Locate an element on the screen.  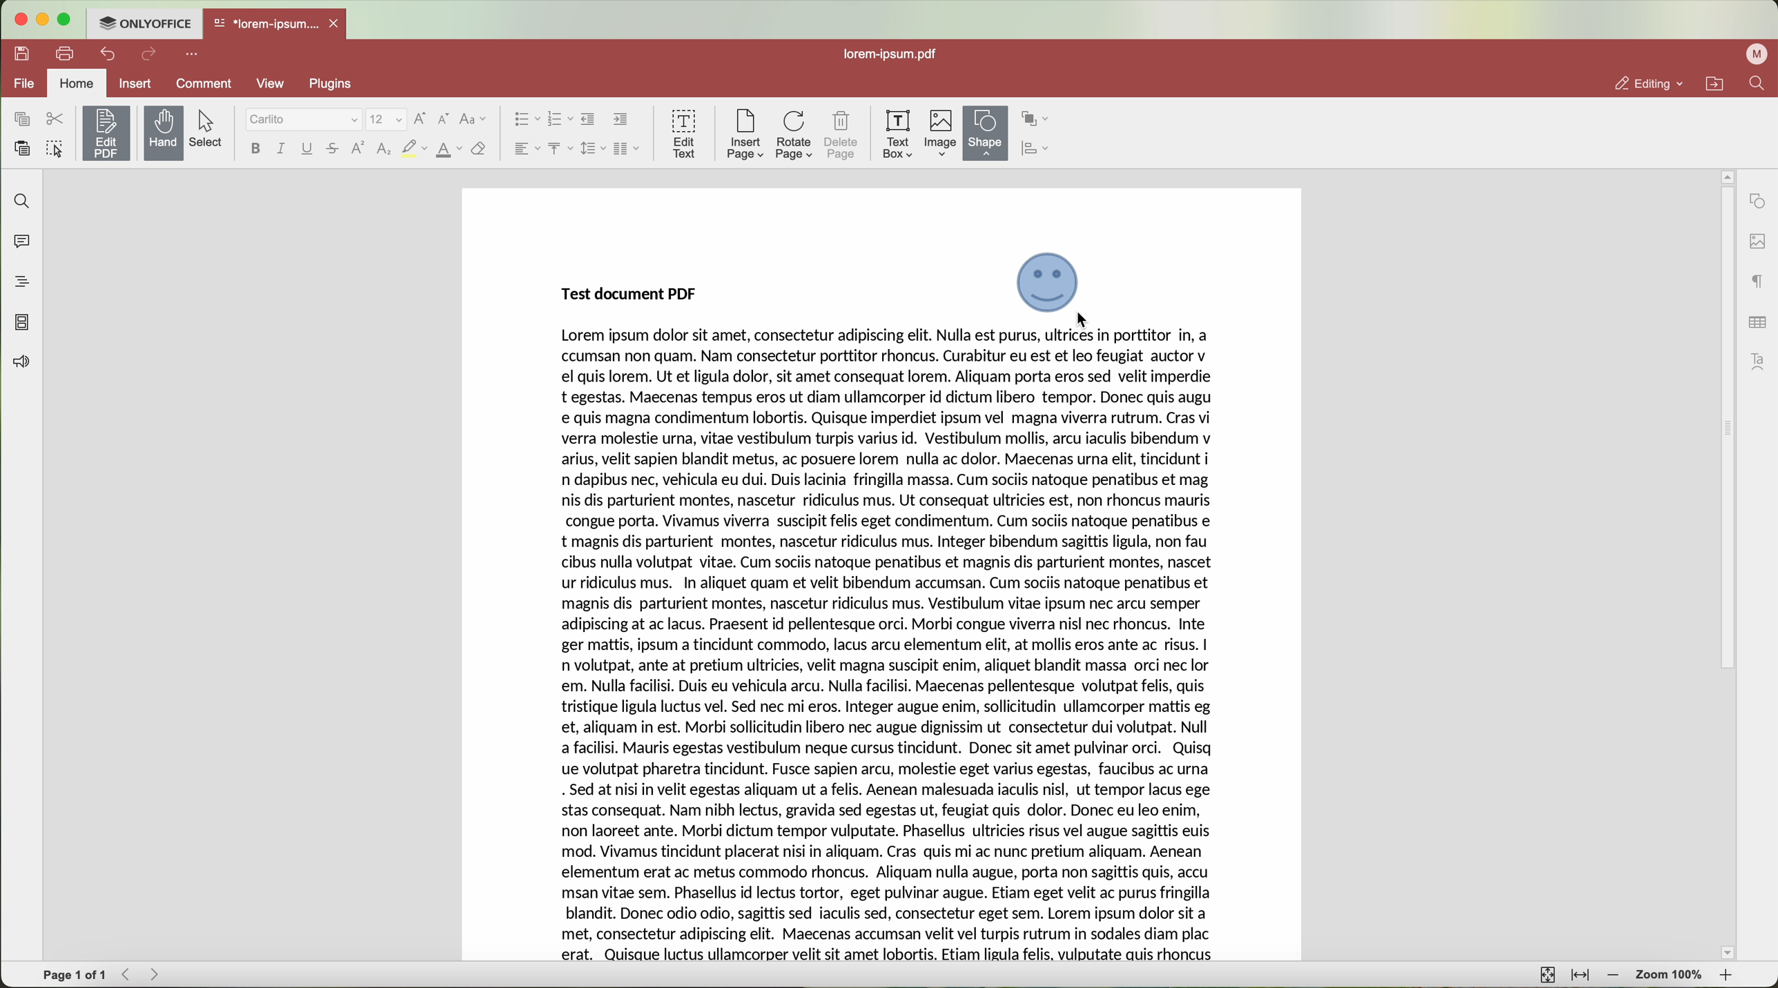
shape settings is located at coordinates (1757, 201).